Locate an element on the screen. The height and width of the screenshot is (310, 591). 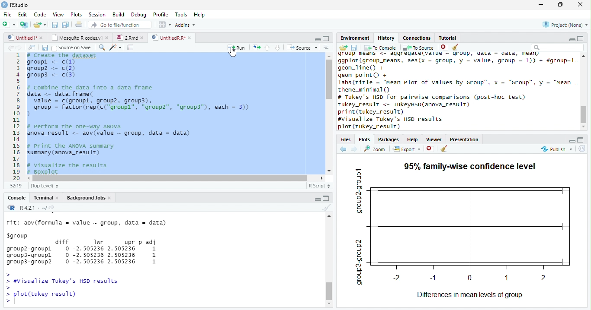
Code is located at coordinates (39, 15).